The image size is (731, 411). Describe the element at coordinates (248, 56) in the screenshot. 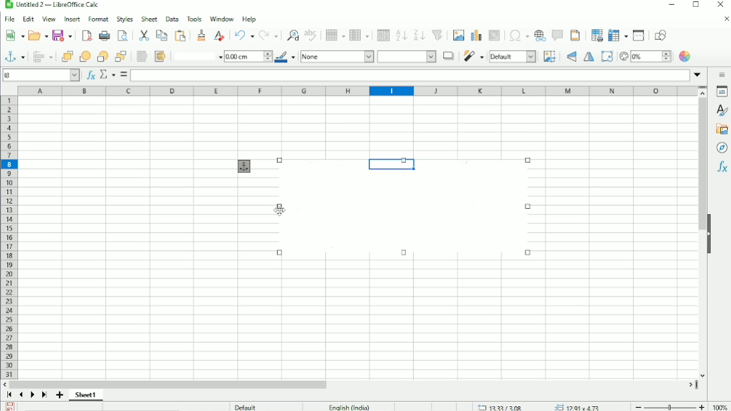

I see `Line thickness` at that location.